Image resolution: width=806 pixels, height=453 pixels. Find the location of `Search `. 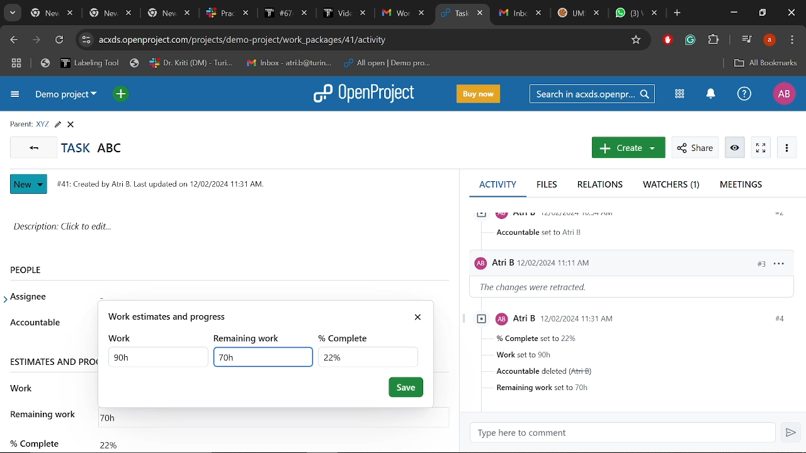

Search  is located at coordinates (594, 94).